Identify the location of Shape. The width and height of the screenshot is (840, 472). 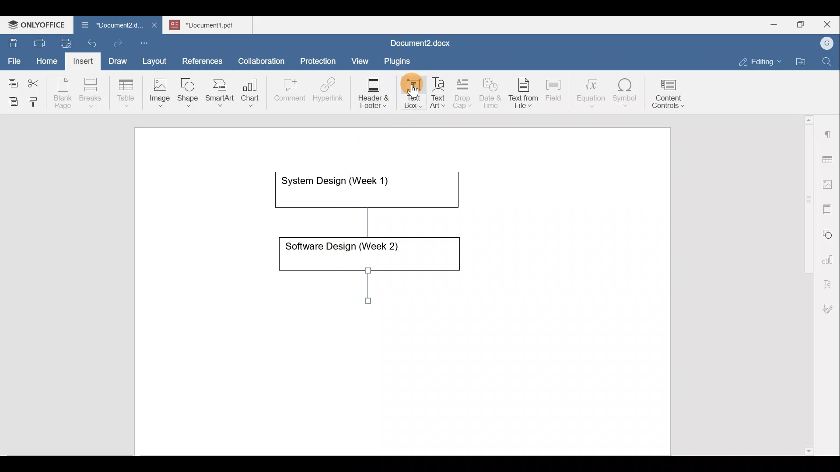
(189, 88).